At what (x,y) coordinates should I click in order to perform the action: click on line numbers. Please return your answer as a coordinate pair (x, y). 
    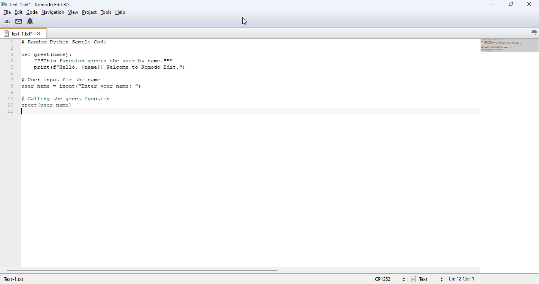
    Looking at the image, I should click on (11, 77).